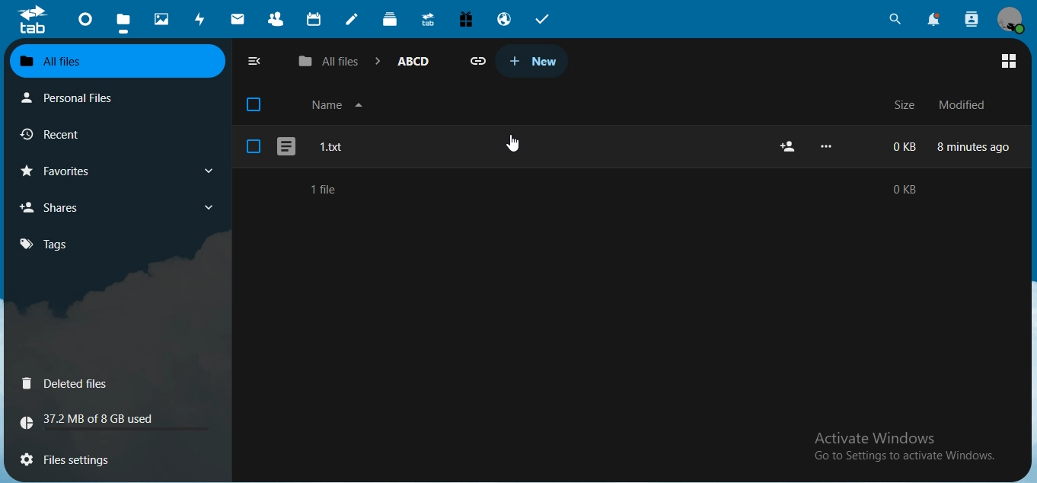 The image size is (1037, 483). I want to click on search contacts, so click(969, 18).